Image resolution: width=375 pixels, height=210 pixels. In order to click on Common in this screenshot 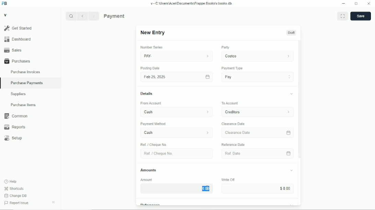, I will do `click(31, 116)`.